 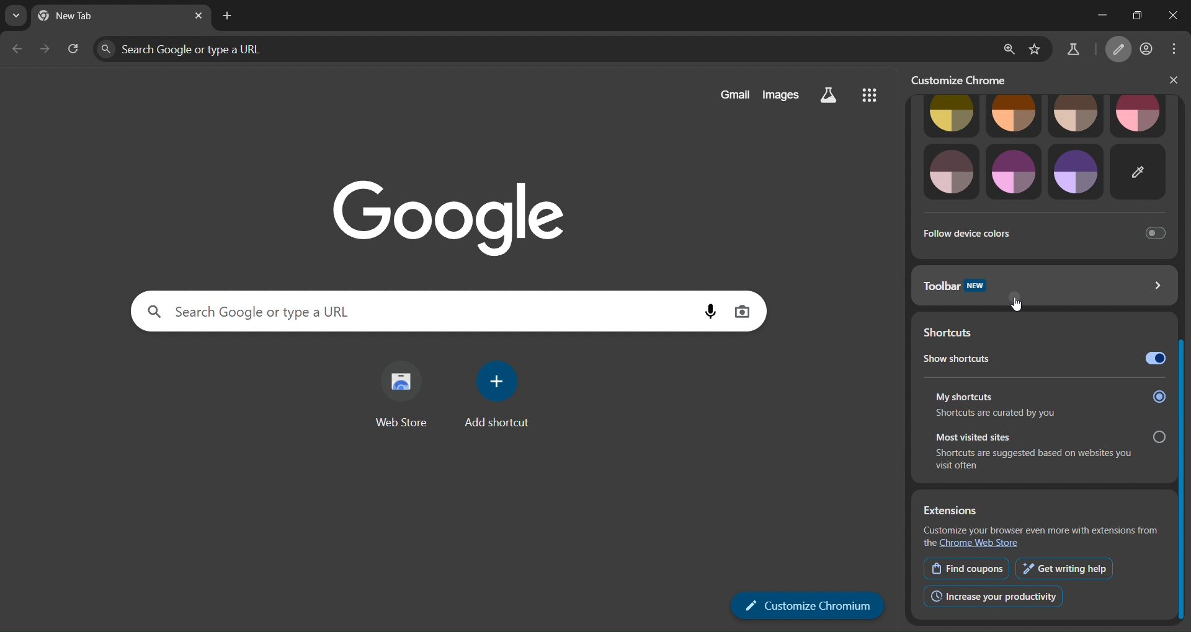 I want to click on Google logo, so click(x=449, y=216).